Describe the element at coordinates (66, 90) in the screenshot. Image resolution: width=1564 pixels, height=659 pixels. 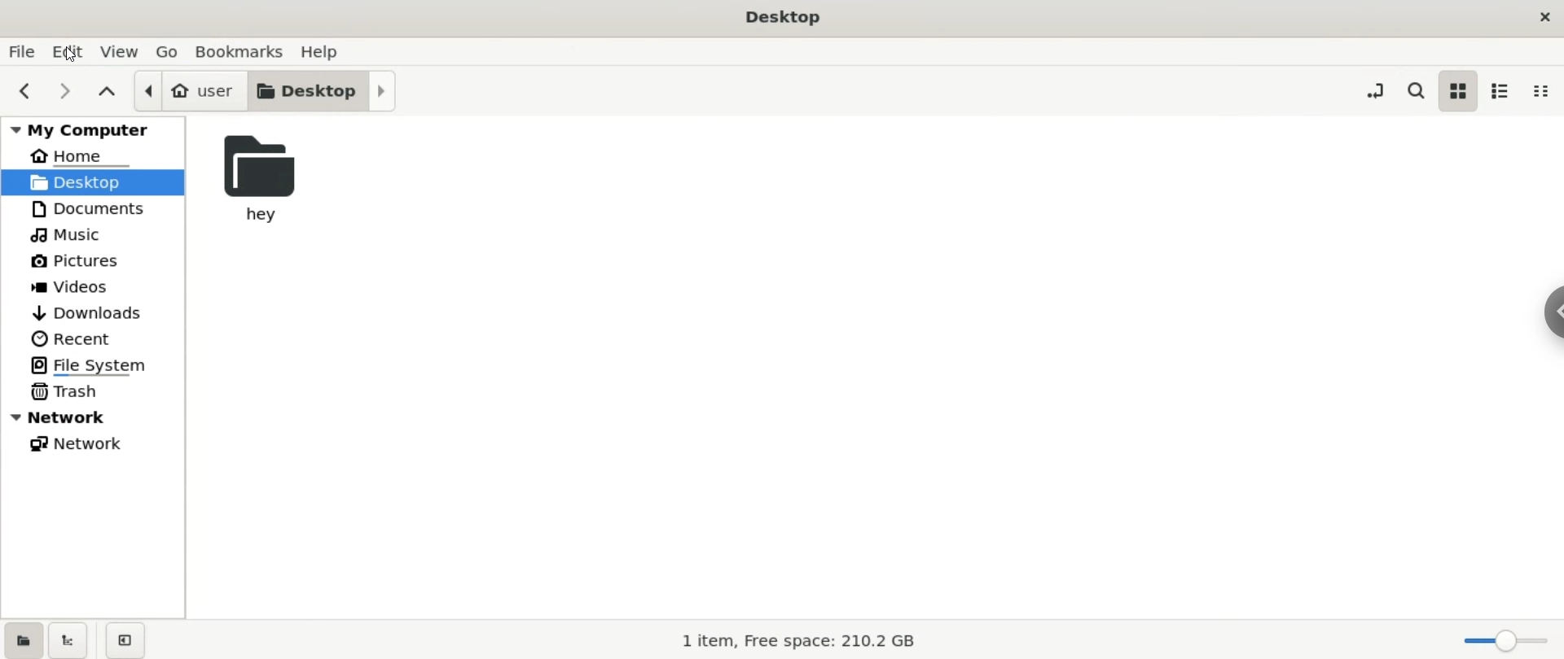
I see `next` at that location.